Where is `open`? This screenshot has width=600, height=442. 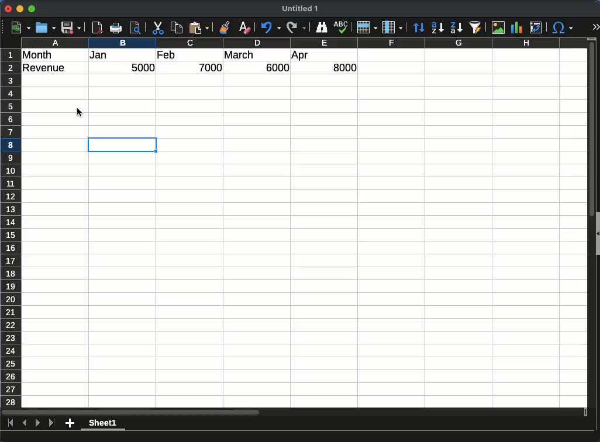 open is located at coordinates (46, 27).